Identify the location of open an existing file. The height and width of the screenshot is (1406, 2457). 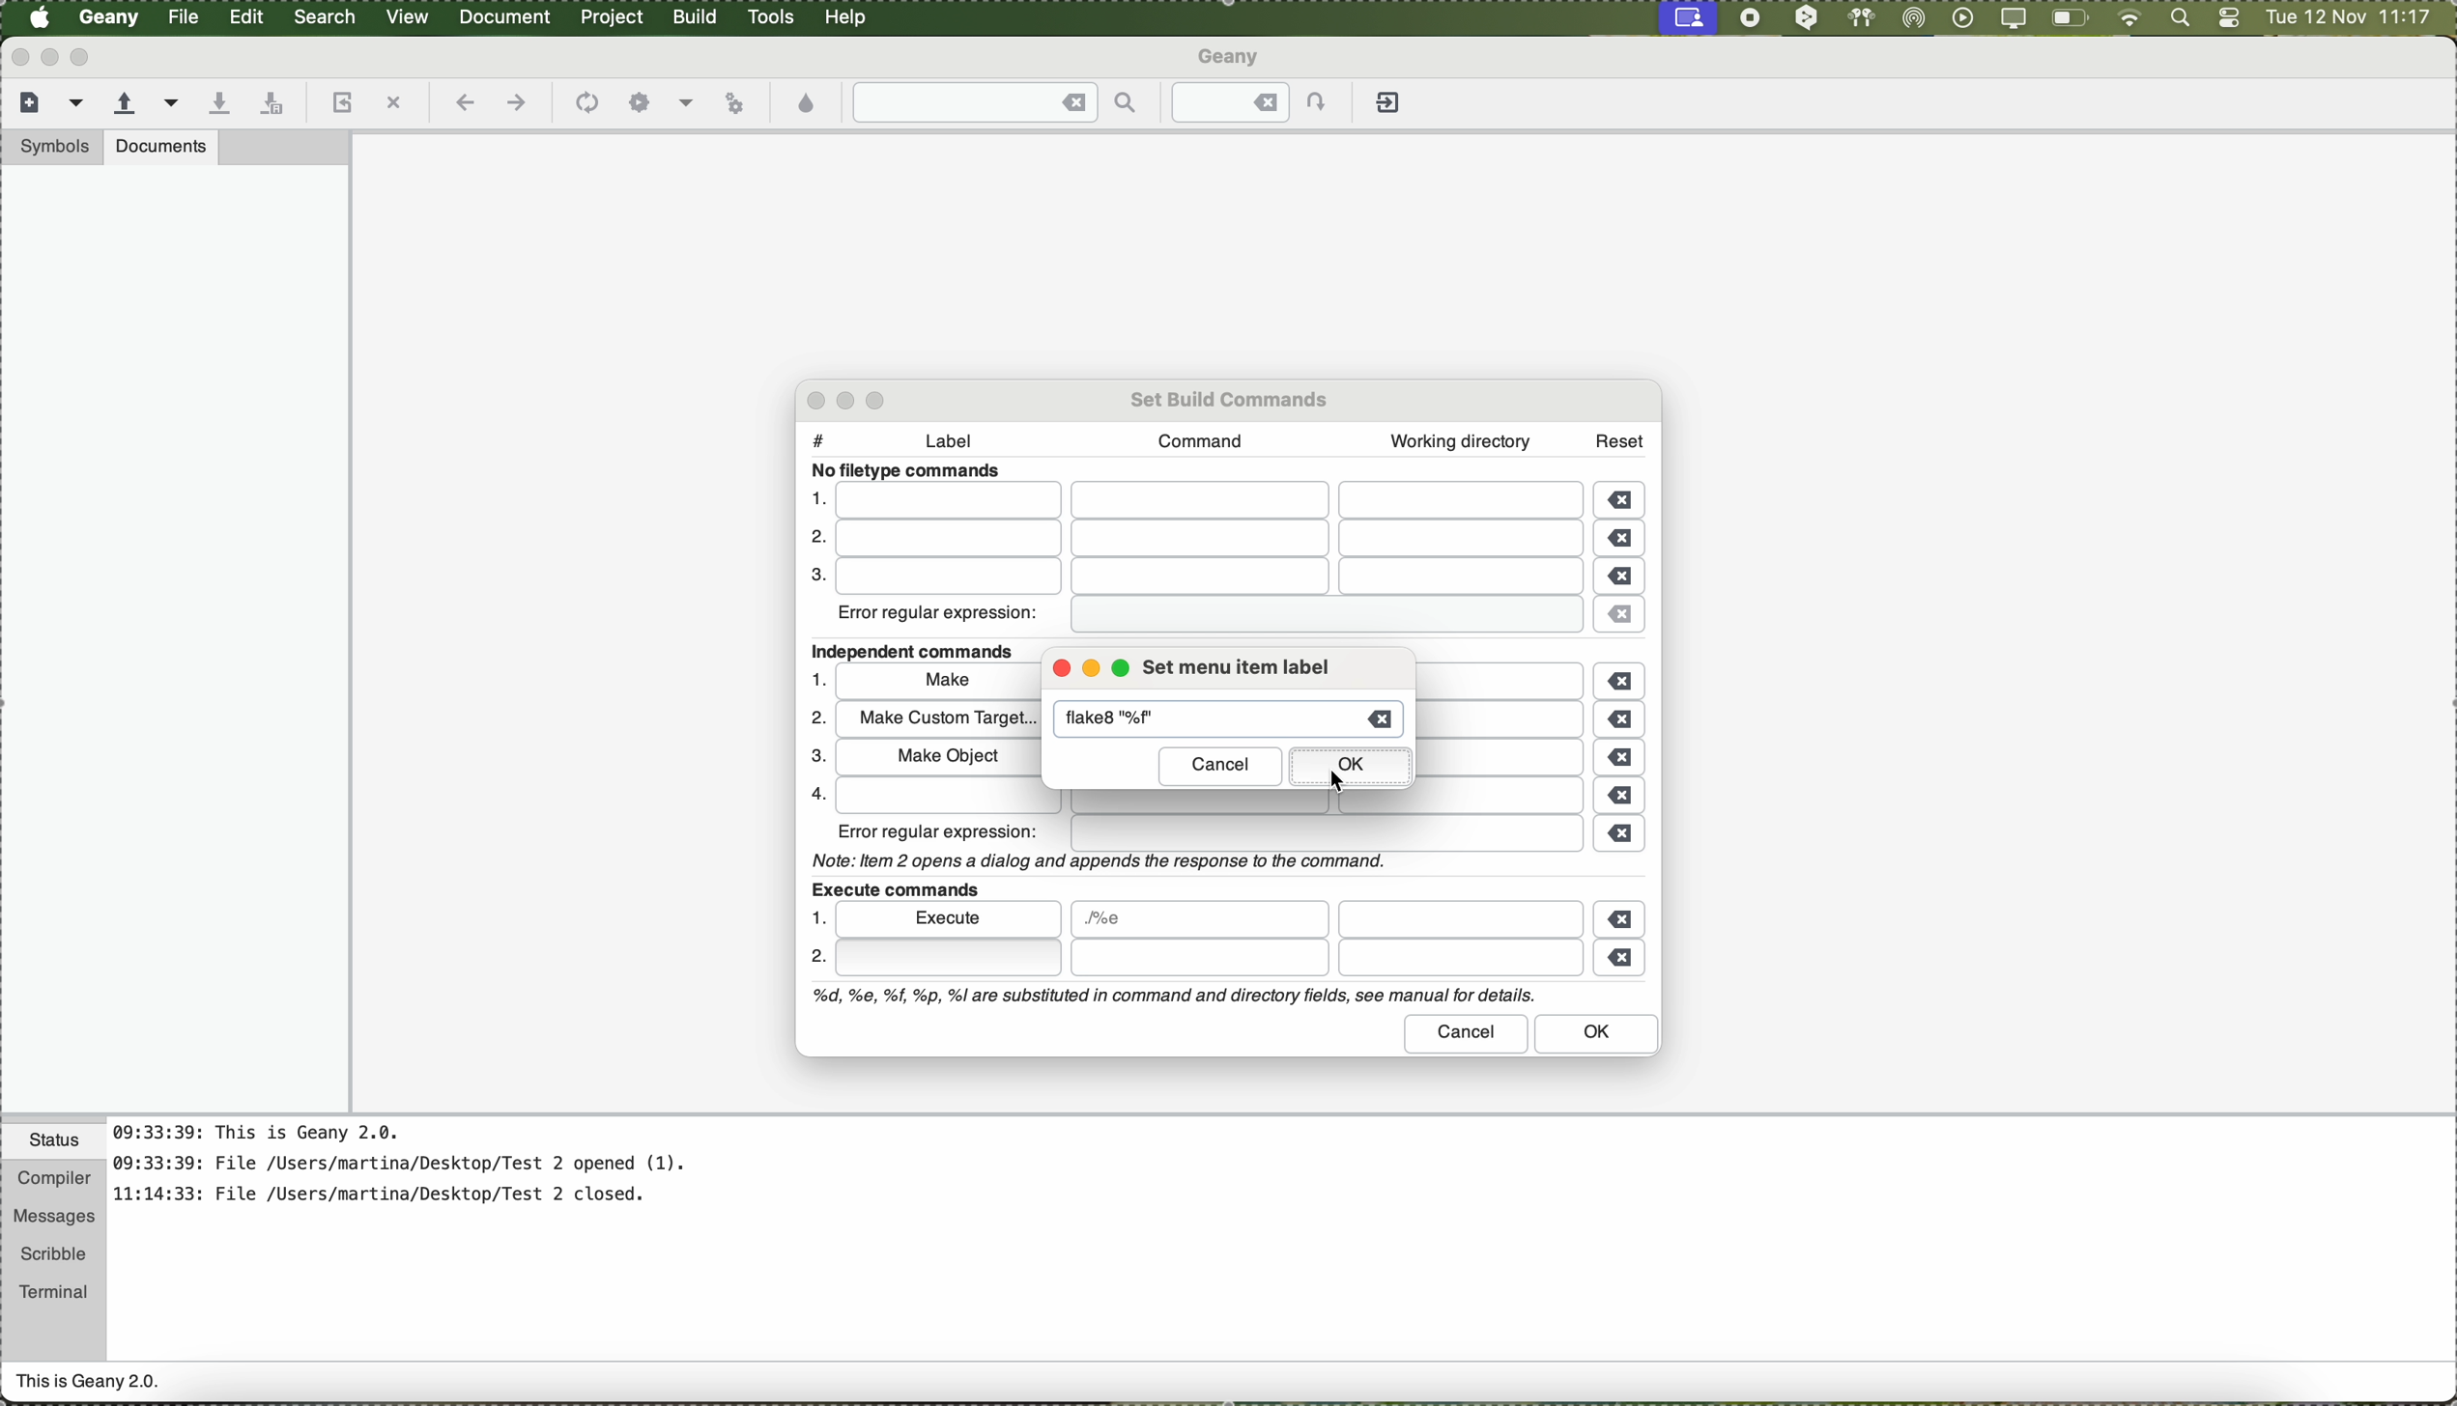
(125, 104).